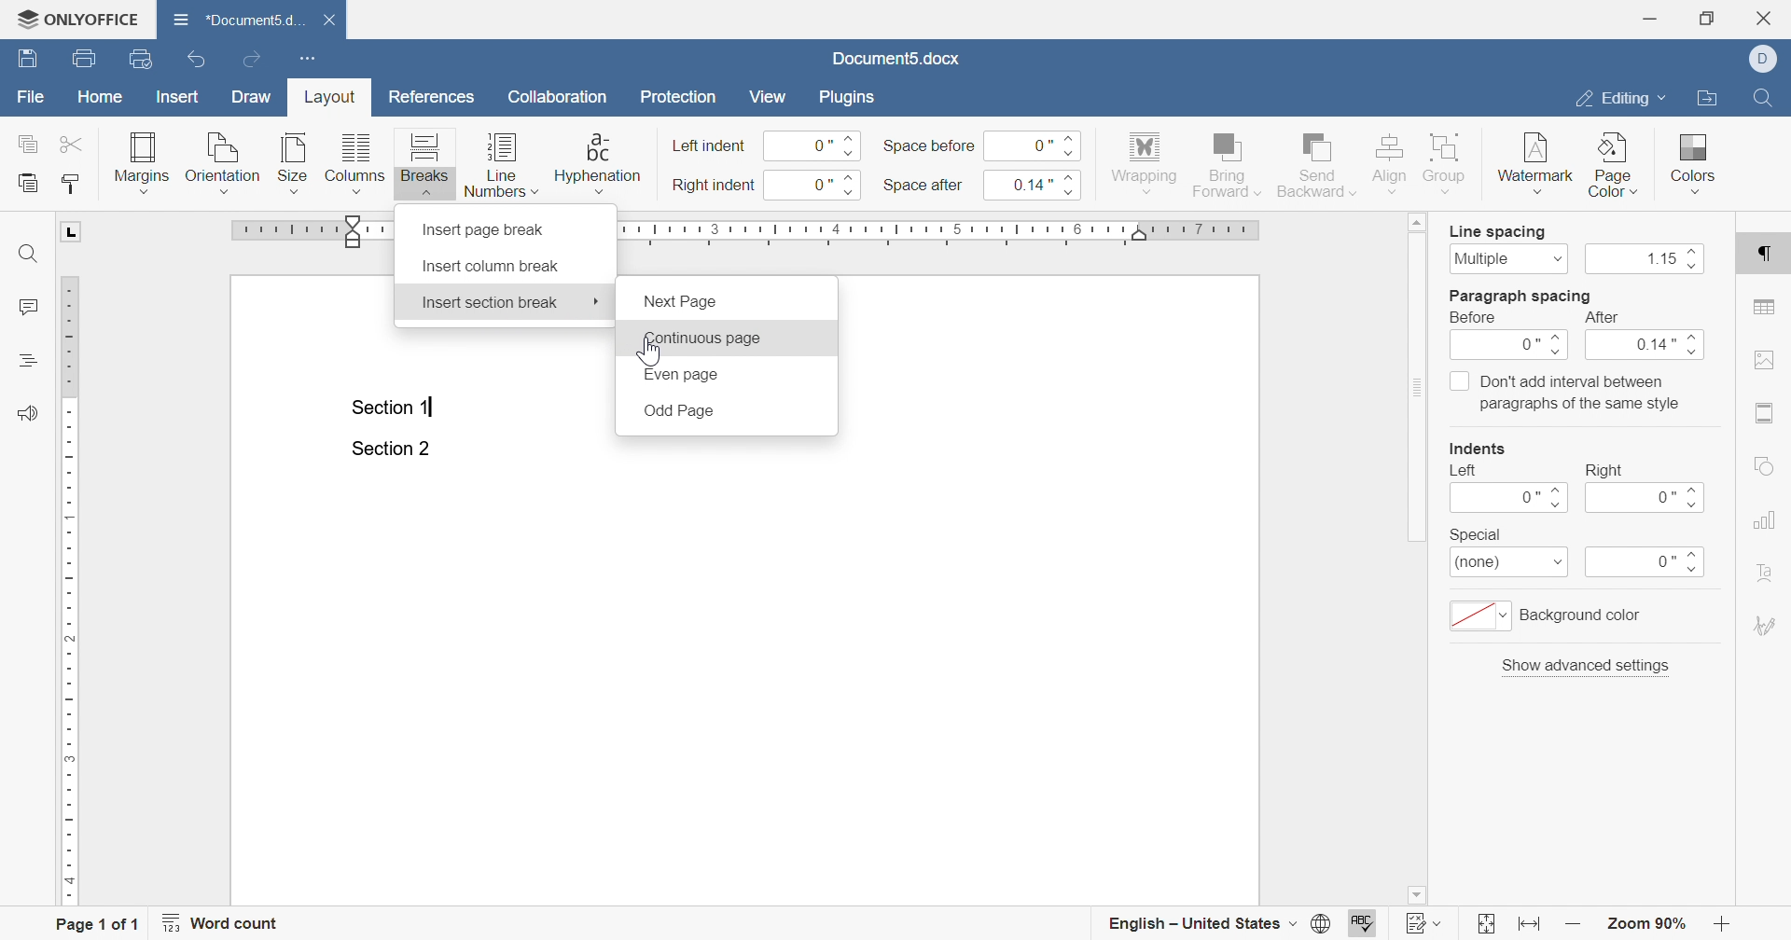 The image size is (1791, 940). What do you see at coordinates (1588, 665) in the screenshot?
I see `show advanced settings` at bounding box center [1588, 665].